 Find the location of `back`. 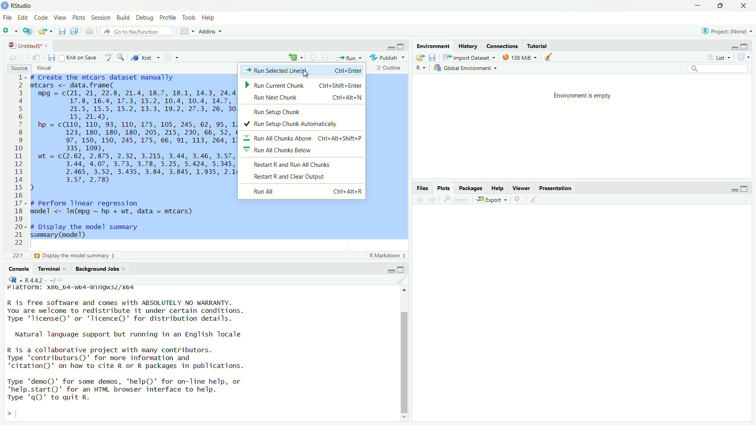

back is located at coordinates (422, 200).